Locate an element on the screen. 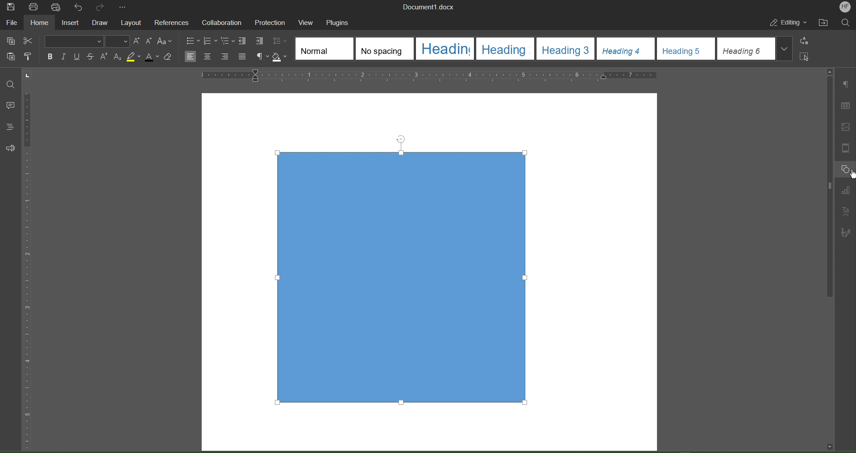 This screenshot has width=856, height=453. Home is located at coordinates (38, 23).